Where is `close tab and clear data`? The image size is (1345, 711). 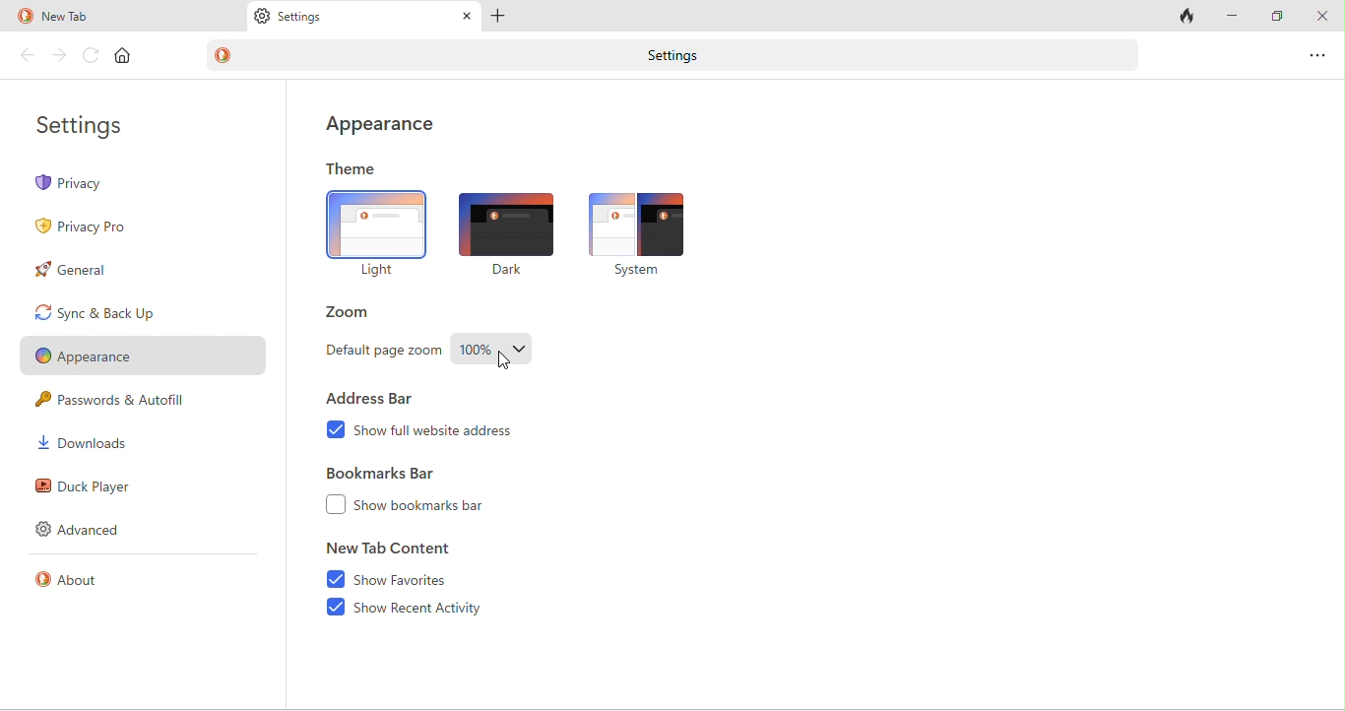
close tab and clear data is located at coordinates (1187, 16).